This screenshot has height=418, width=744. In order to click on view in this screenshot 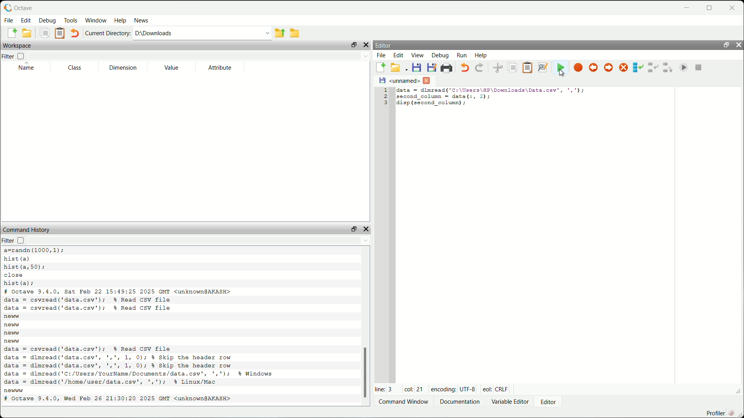, I will do `click(418, 57)`.